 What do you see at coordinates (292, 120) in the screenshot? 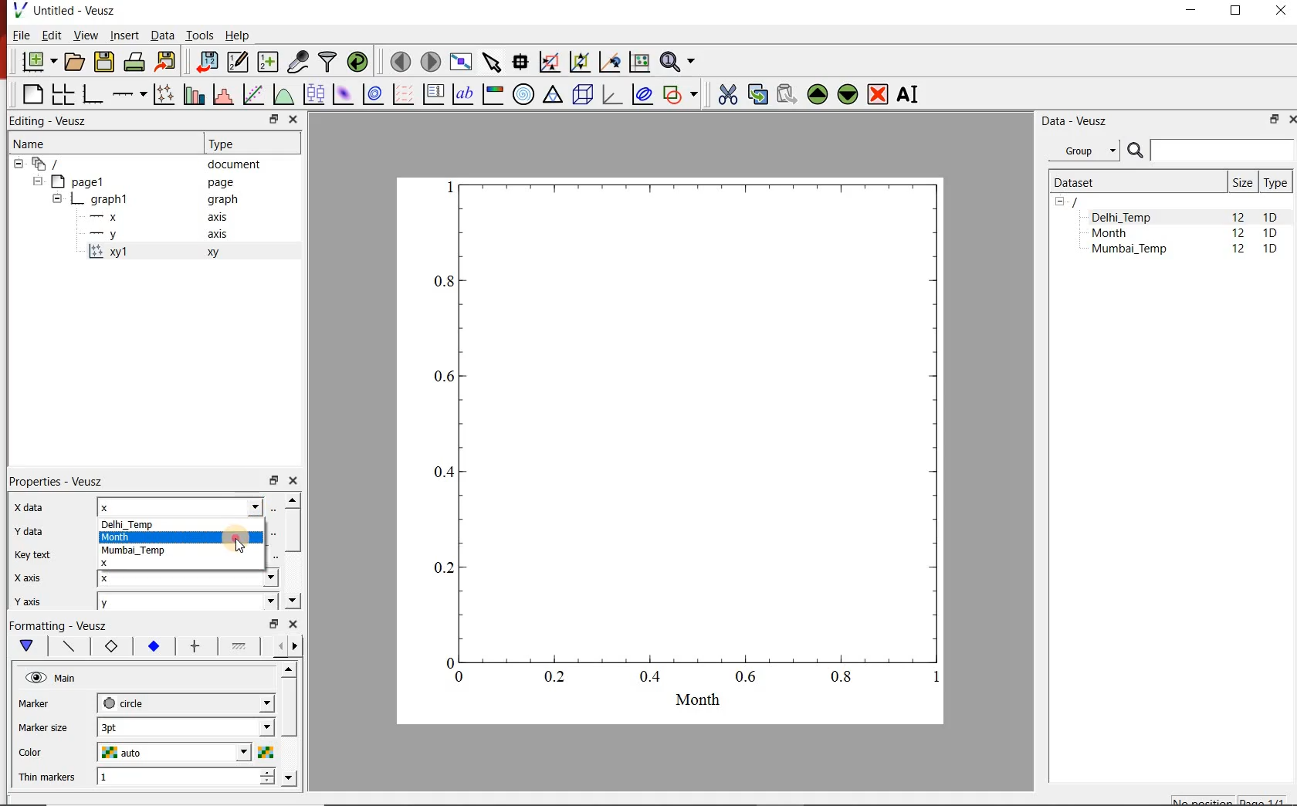
I see `close` at bounding box center [292, 120].